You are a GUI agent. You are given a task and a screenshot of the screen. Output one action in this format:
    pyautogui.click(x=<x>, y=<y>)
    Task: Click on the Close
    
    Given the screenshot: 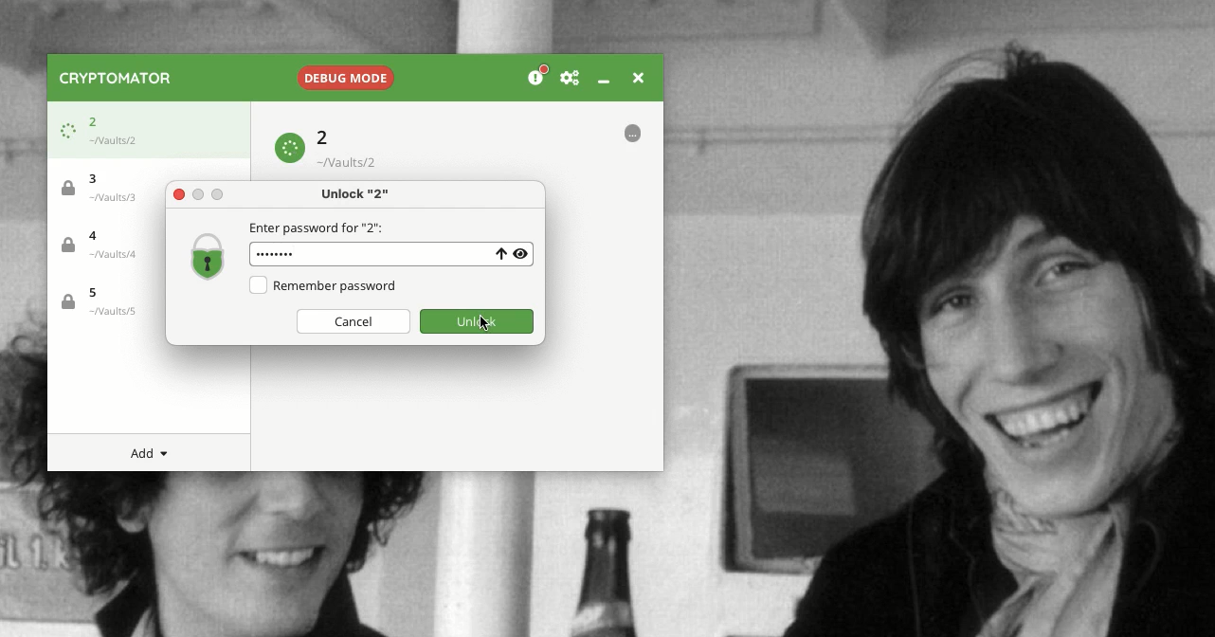 What is the action you would take?
    pyautogui.click(x=178, y=194)
    